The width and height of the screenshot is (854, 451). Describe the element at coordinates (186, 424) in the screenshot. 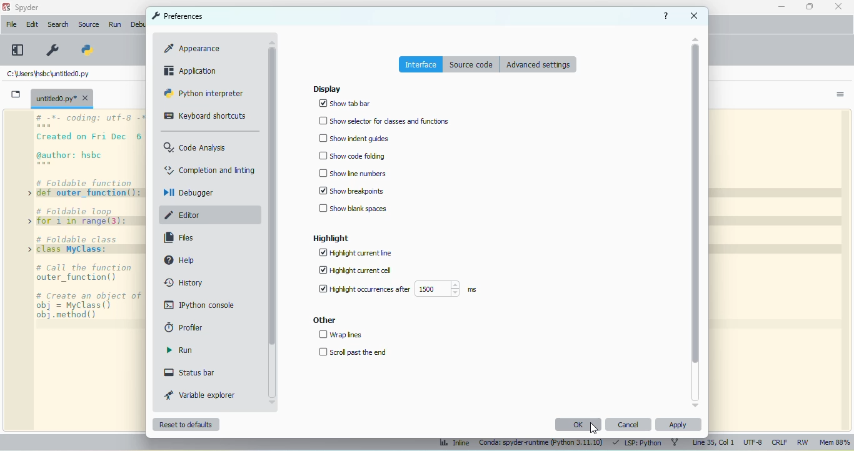

I see `reset to defaults` at that location.